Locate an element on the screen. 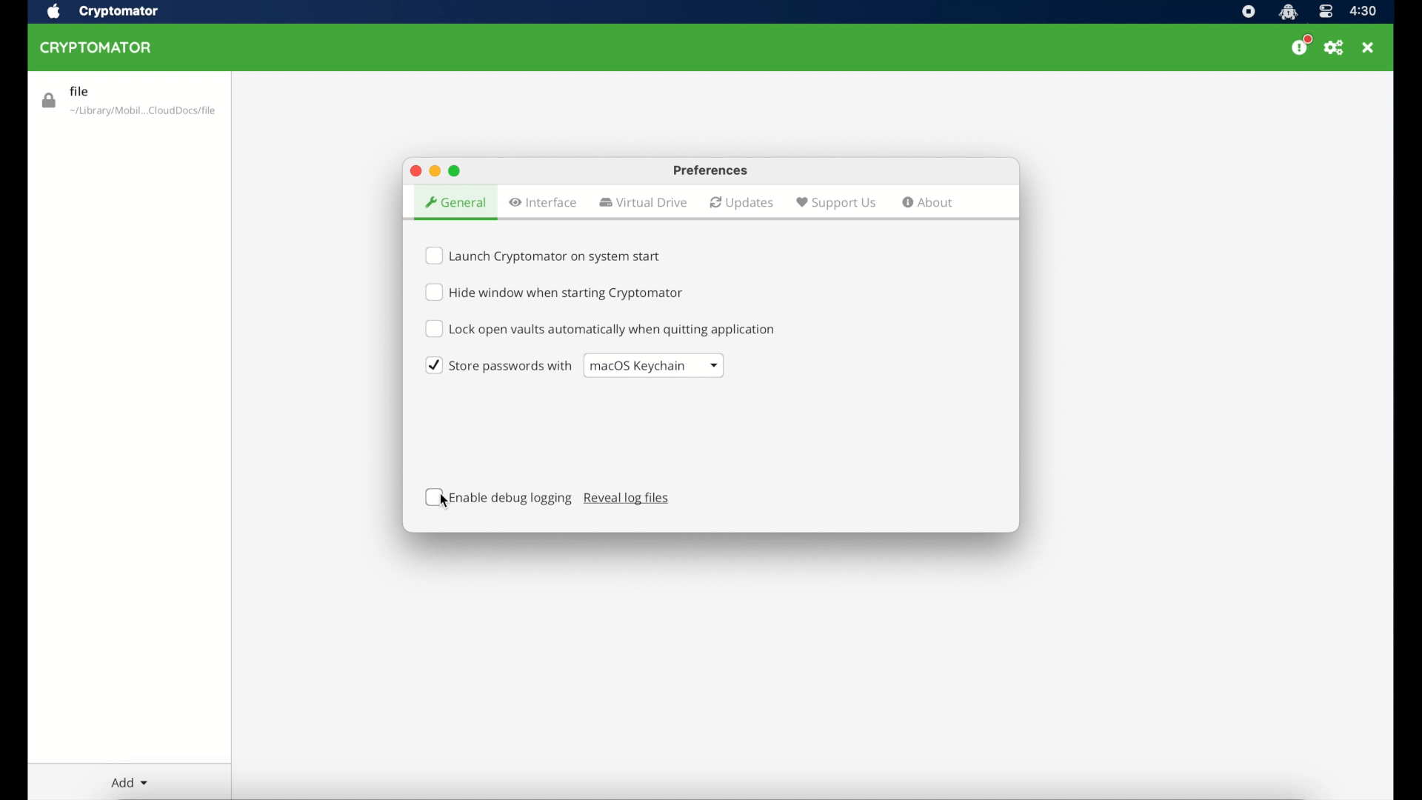  general is located at coordinates (454, 198).